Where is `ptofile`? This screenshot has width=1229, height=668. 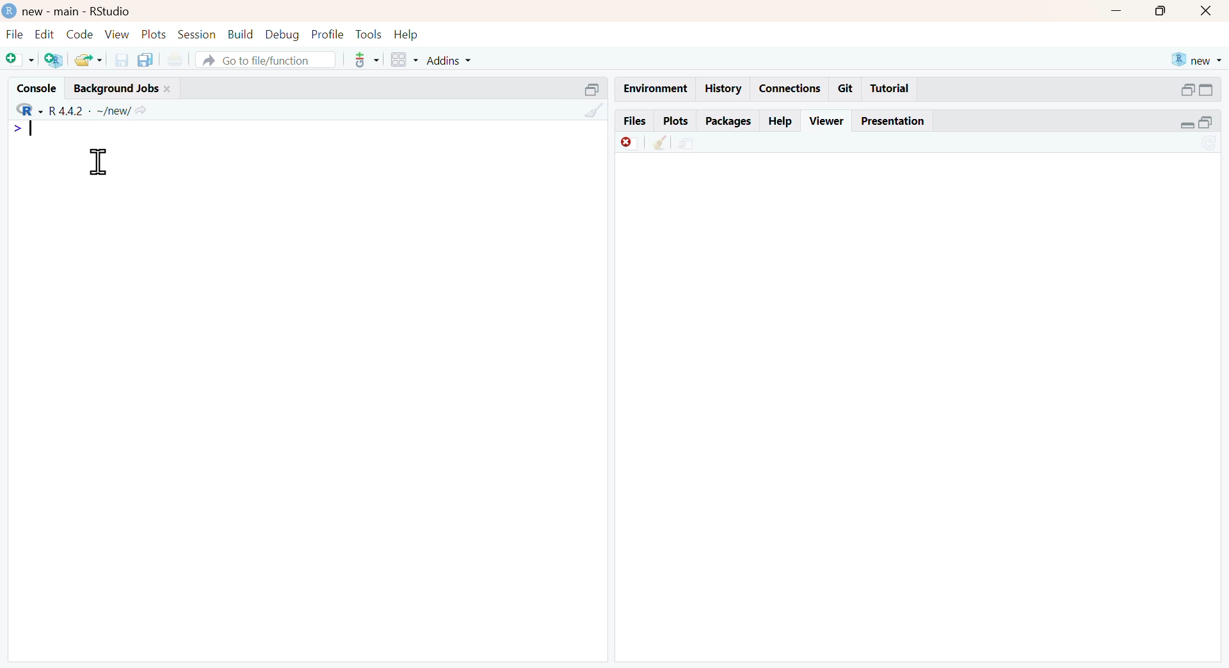 ptofile is located at coordinates (329, 35).